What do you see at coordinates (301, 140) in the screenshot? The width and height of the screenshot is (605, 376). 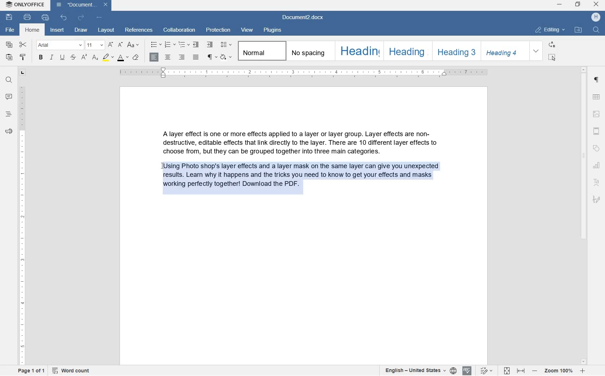 I see `Alayer effect is one or more effects applied to a layer or layer group. Layer effects are non-
destructive, editable effects that link directly to the layer. There are 10 different layer effects to
choose from, but they can be grouped together into three main categories.` at bounding box center [301, 140].